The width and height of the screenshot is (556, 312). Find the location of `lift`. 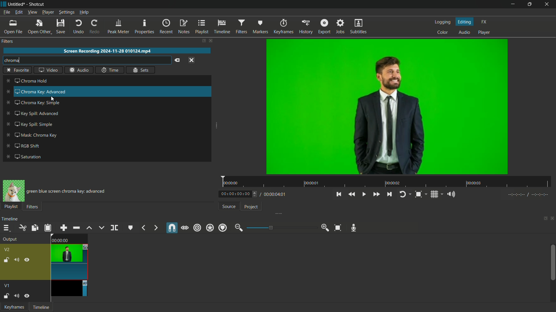

lift is located at coordinates (90, 228).